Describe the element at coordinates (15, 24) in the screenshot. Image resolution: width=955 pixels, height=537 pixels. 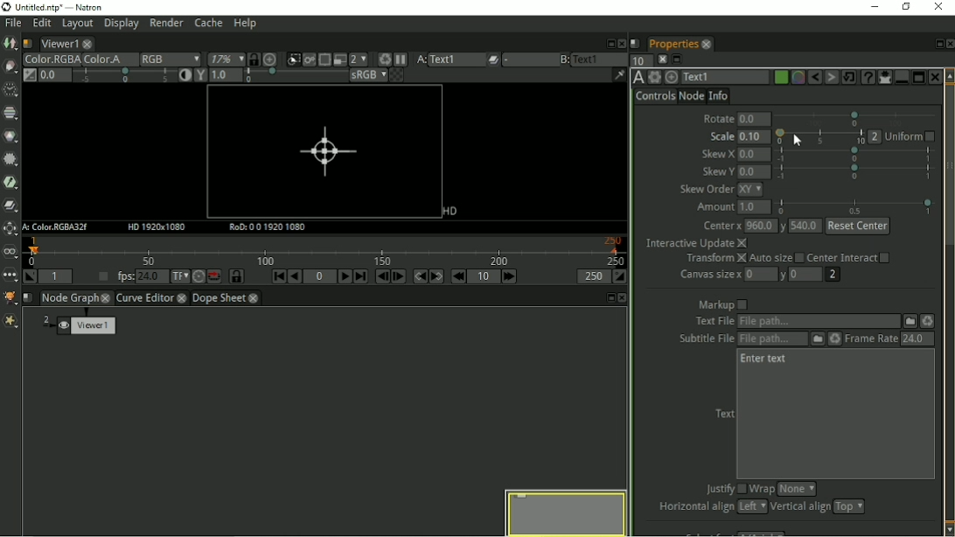
I see `File` at that location.